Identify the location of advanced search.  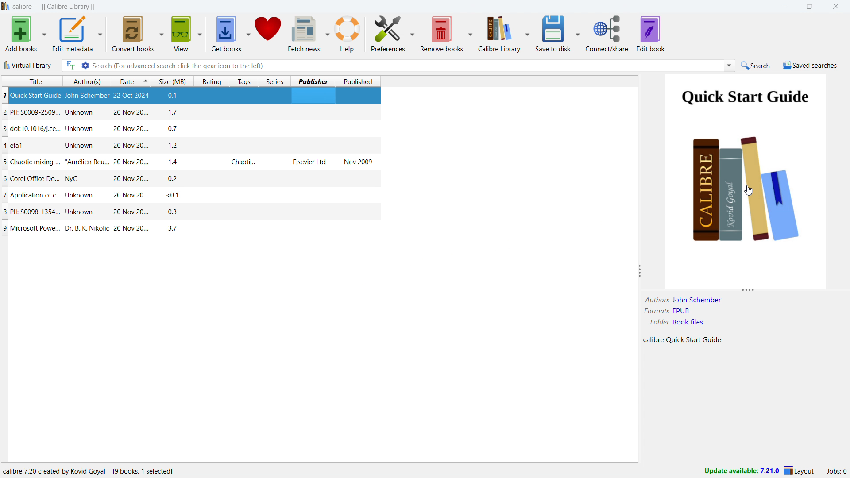
(85, 65).